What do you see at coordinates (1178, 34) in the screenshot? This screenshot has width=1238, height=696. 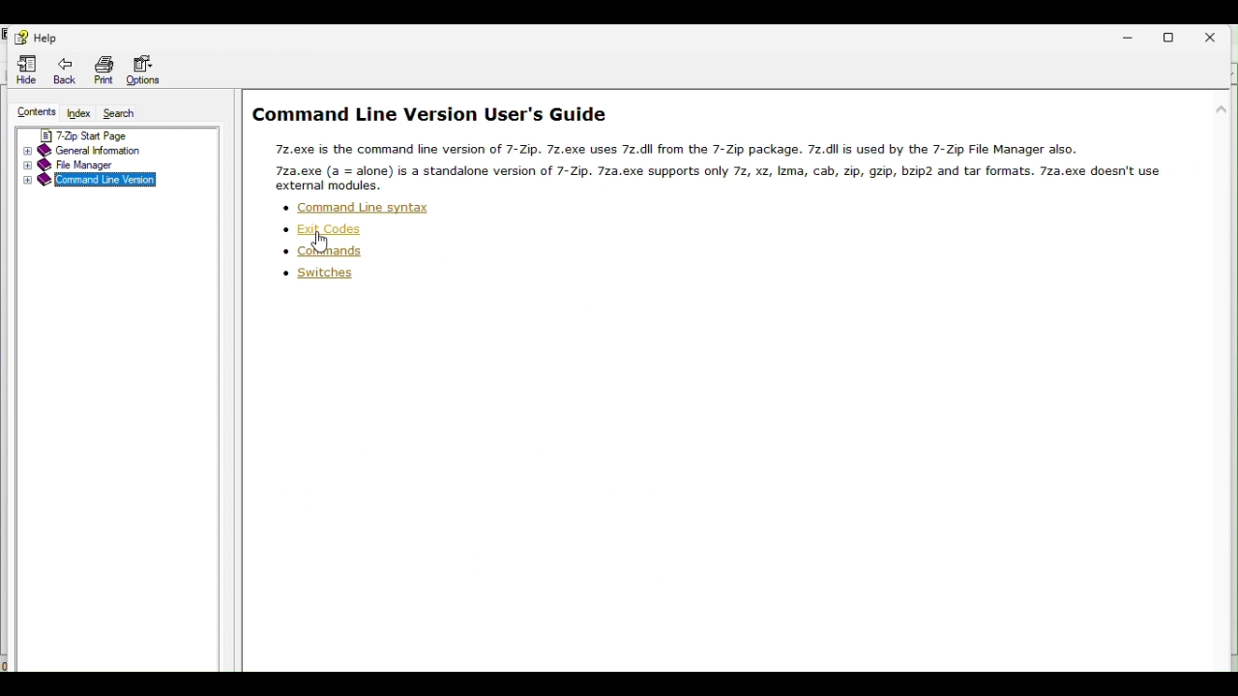 I see `restore` at bounding box center [1178, 34].